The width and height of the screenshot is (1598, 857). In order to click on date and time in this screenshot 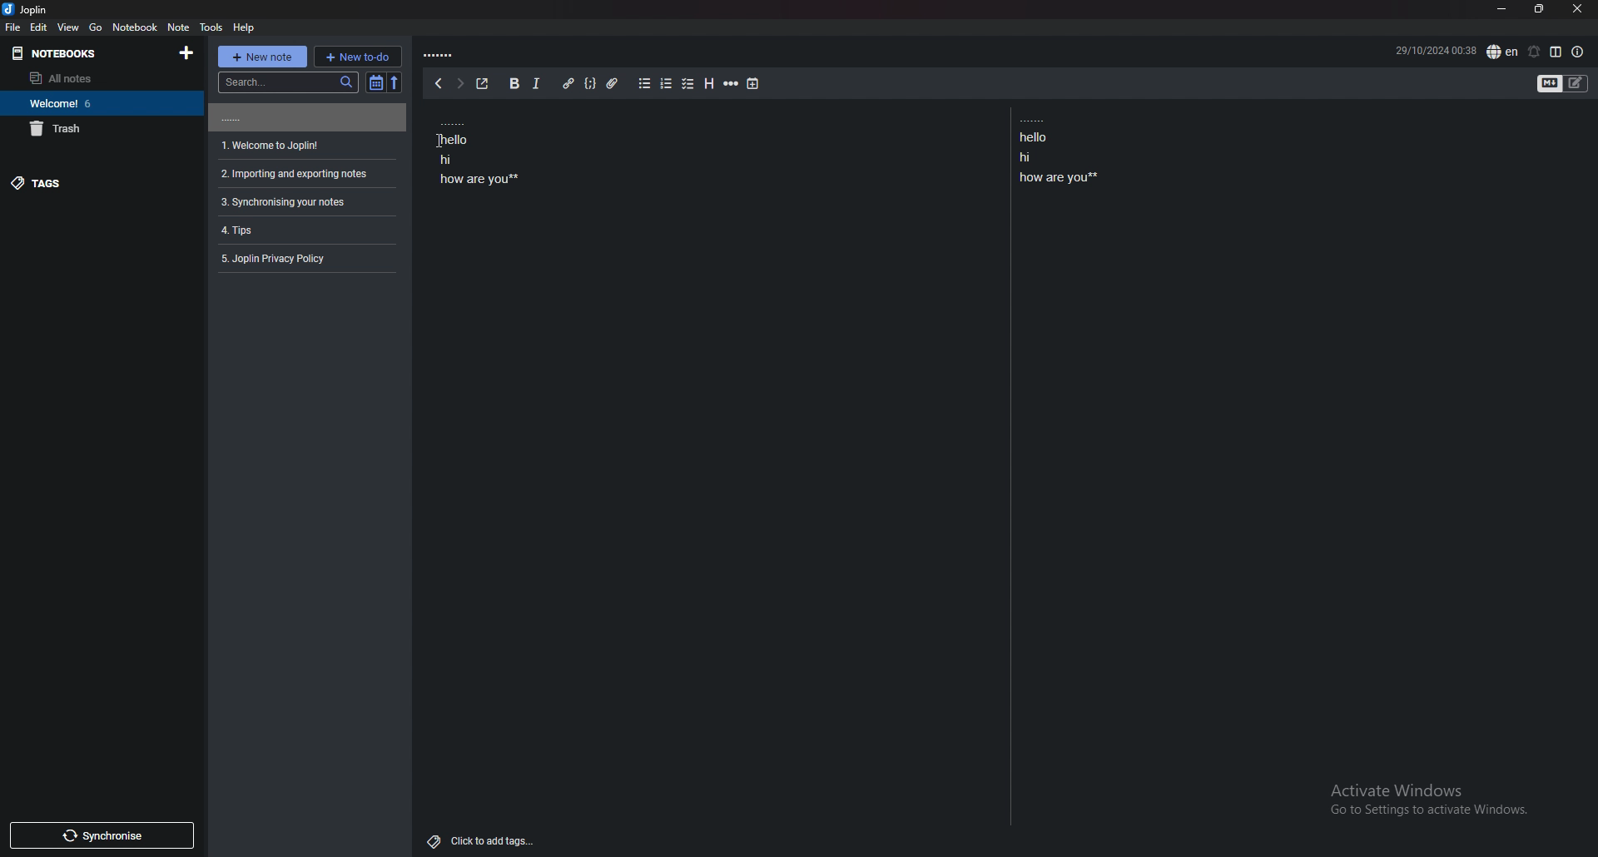, I will do `click(1435, 49)`.